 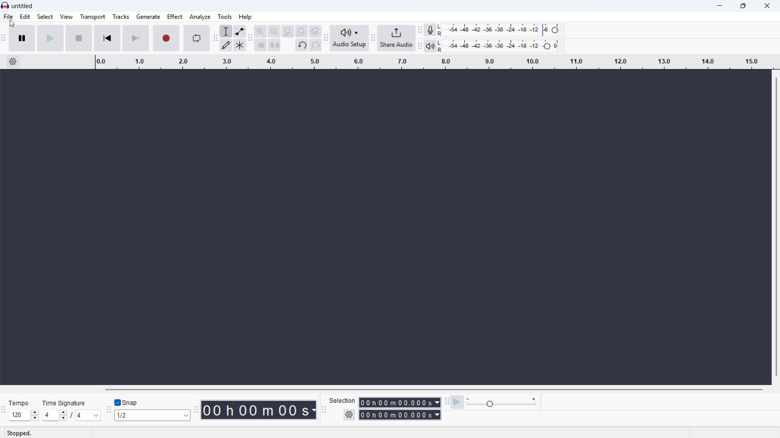 I want to click on Timeline settings , so click(x=13, y=62).